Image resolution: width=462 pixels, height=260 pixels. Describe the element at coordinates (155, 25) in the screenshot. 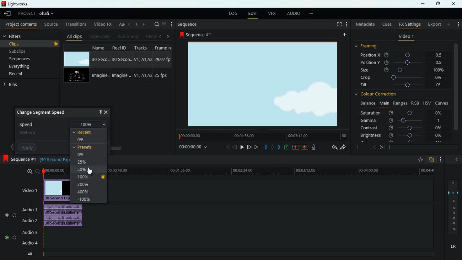

I see `search` at that location.